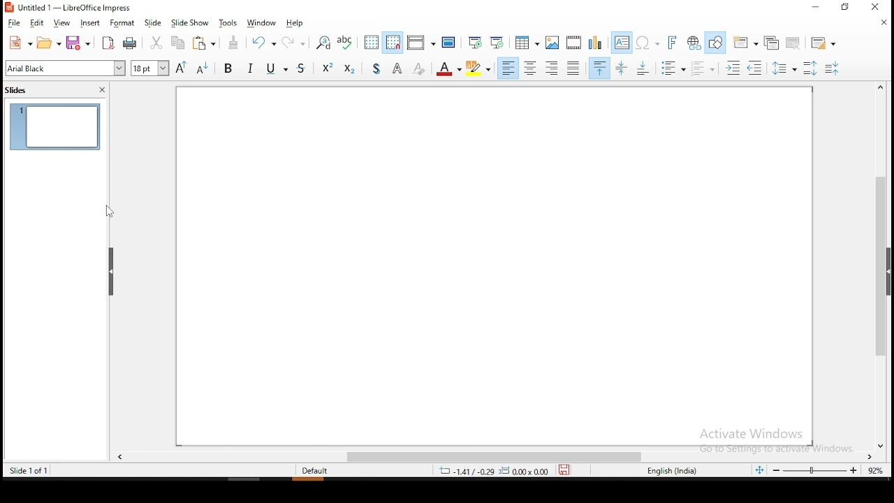  I want to click on file, so click(16, 23).